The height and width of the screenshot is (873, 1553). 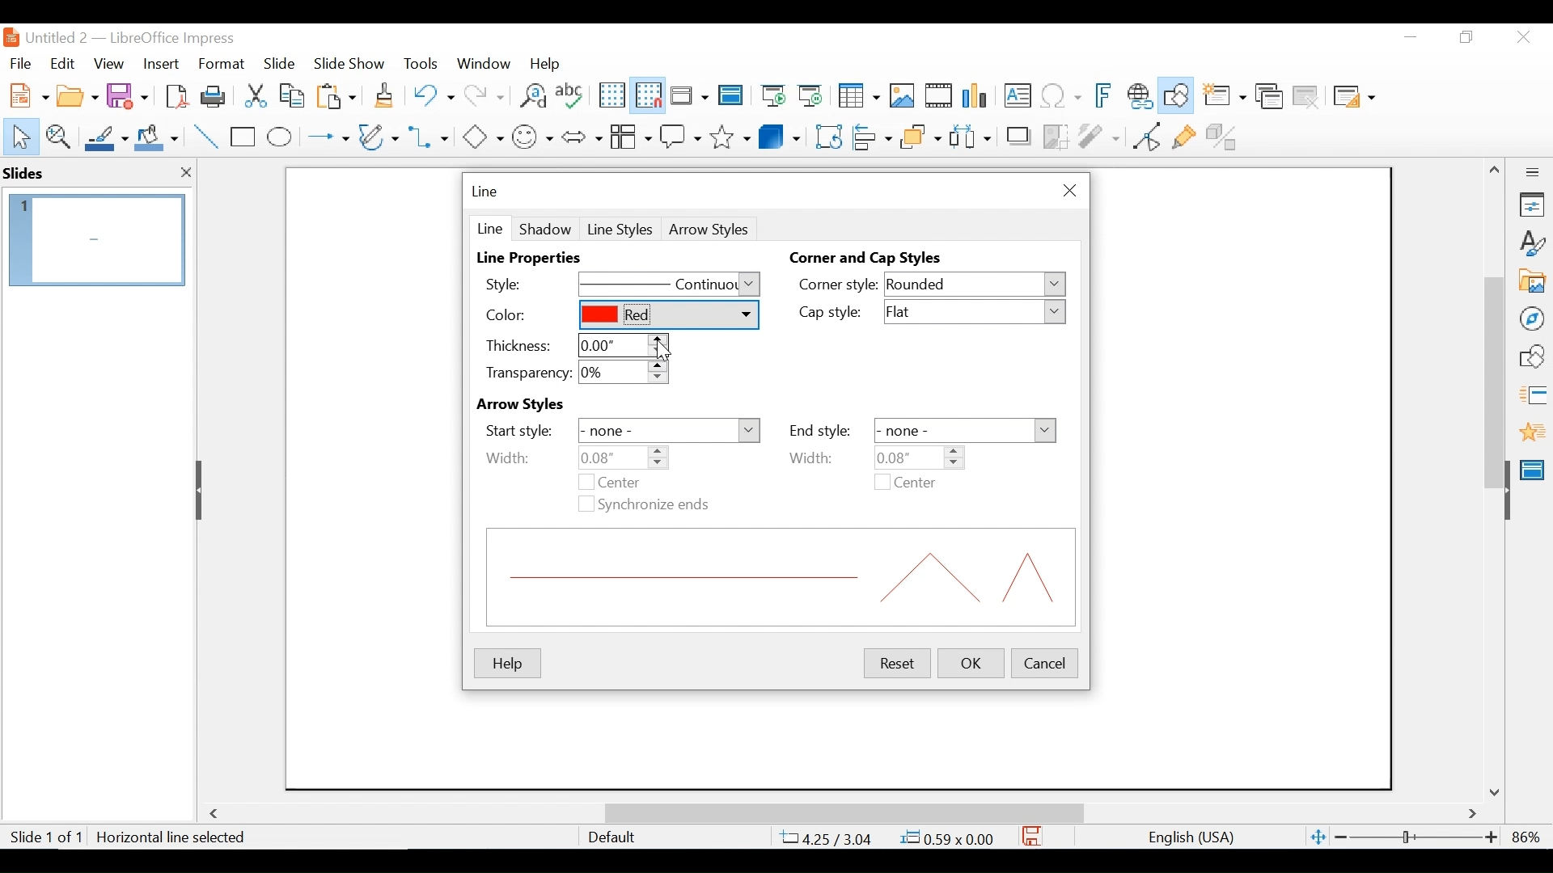 What do you see at coordinates (526, 373) in the screenshot?
I see `Transparency` at bounding box center [526, 373].